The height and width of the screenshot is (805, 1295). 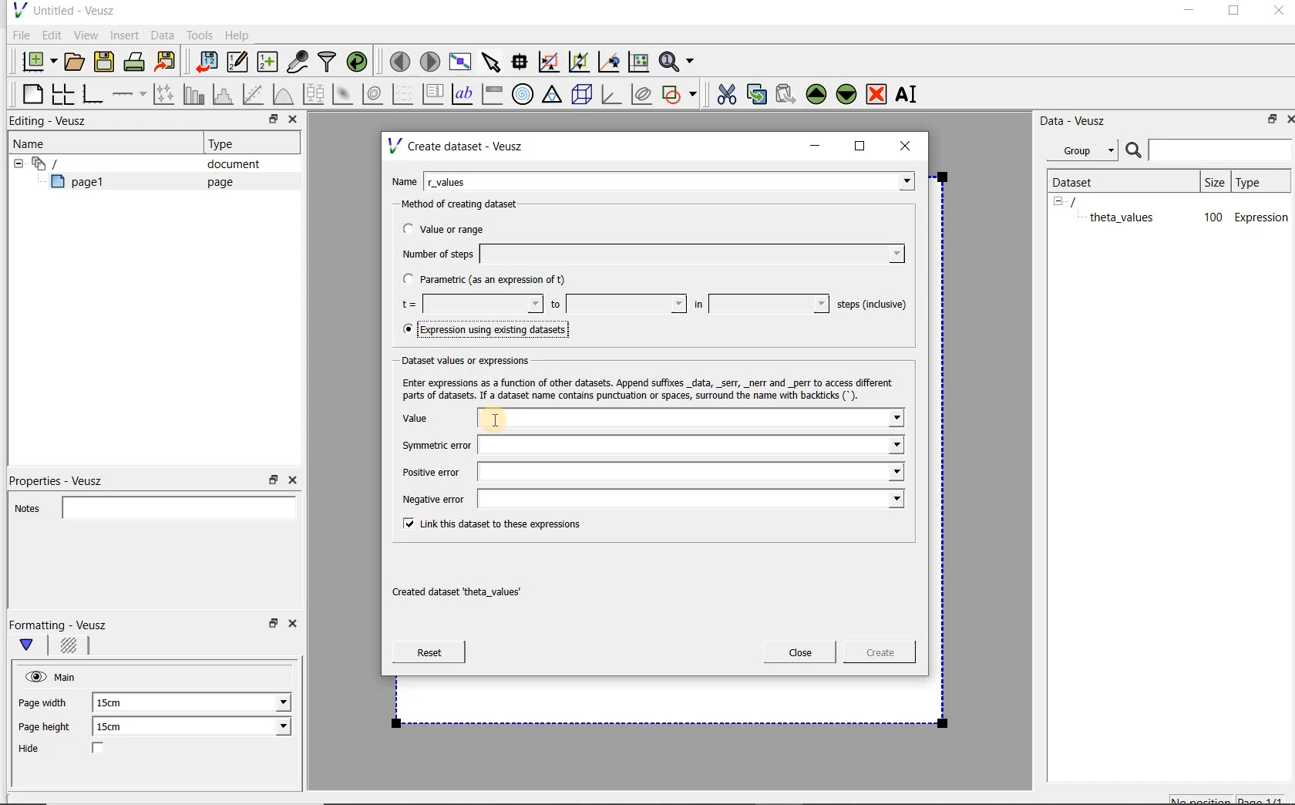 I want to click on open a document, so click(x=76, y=60).